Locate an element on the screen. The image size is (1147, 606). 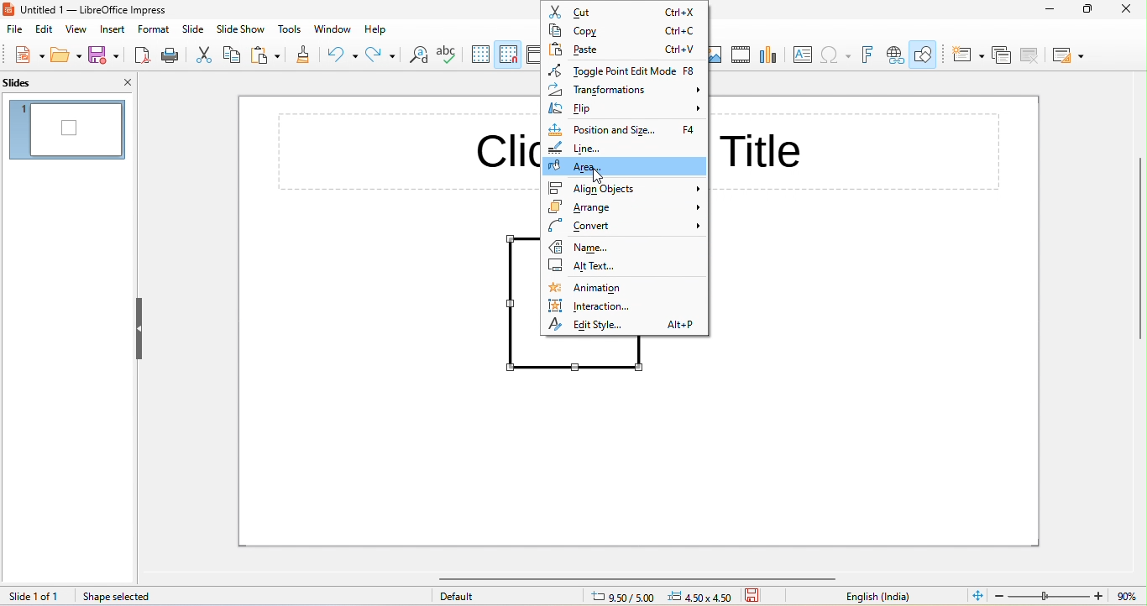
horizontal scroll is located at coordinates (622, 578).